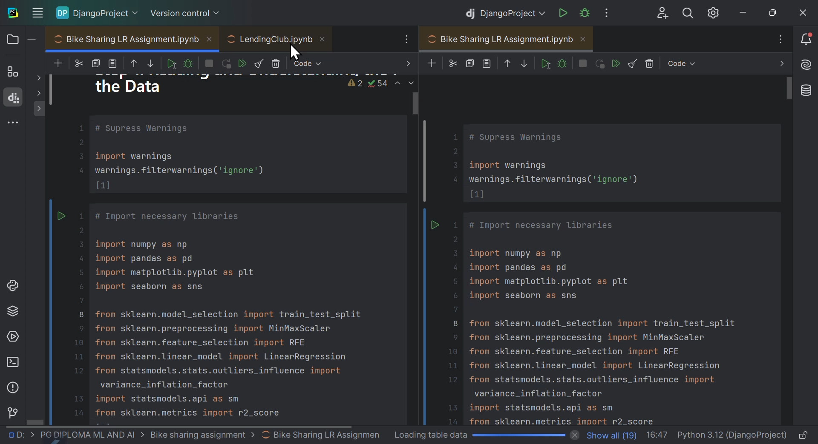 The height and width of the screenshot is (444, 818). Describe the element at coordinates (610, 434) in the screenshot. I see `show files` at that location.